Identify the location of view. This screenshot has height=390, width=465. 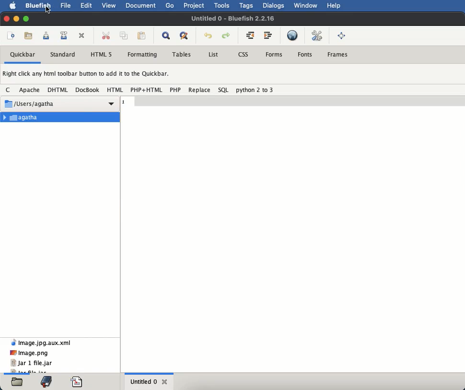
(110, 5).